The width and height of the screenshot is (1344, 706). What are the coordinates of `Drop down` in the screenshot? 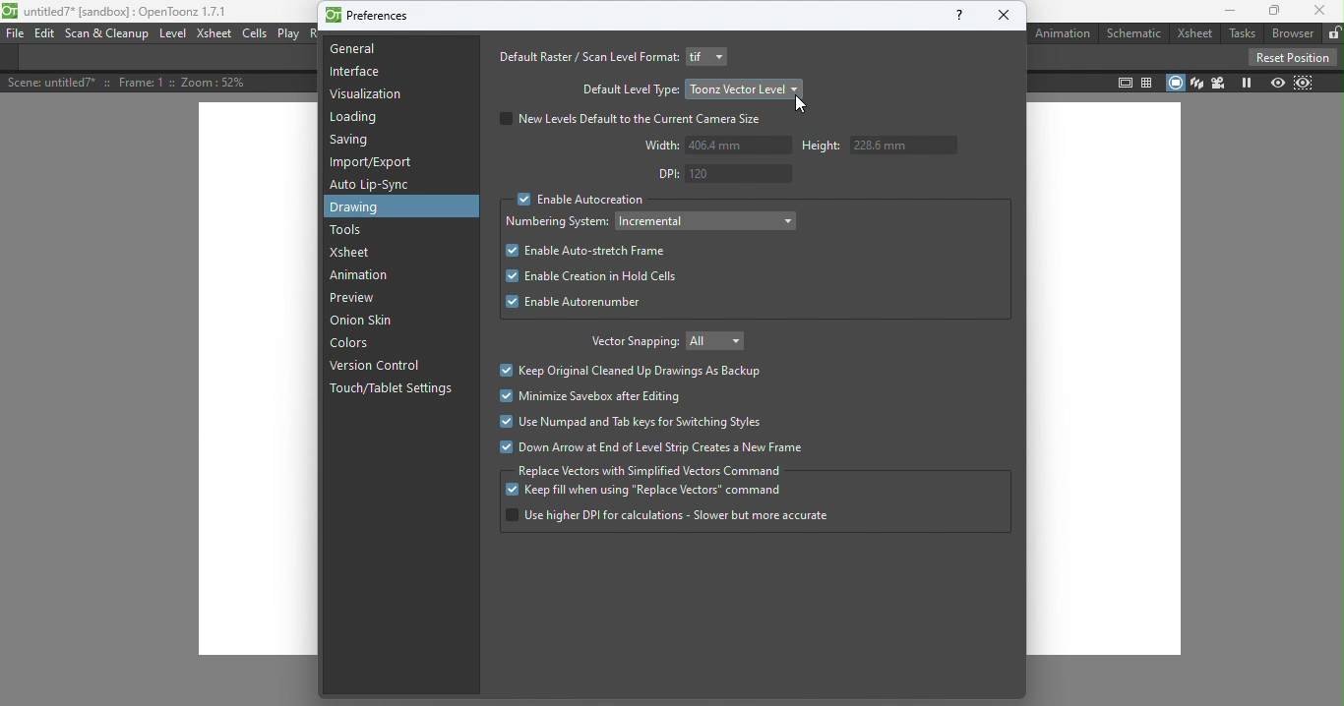 It's located at (706, 219).